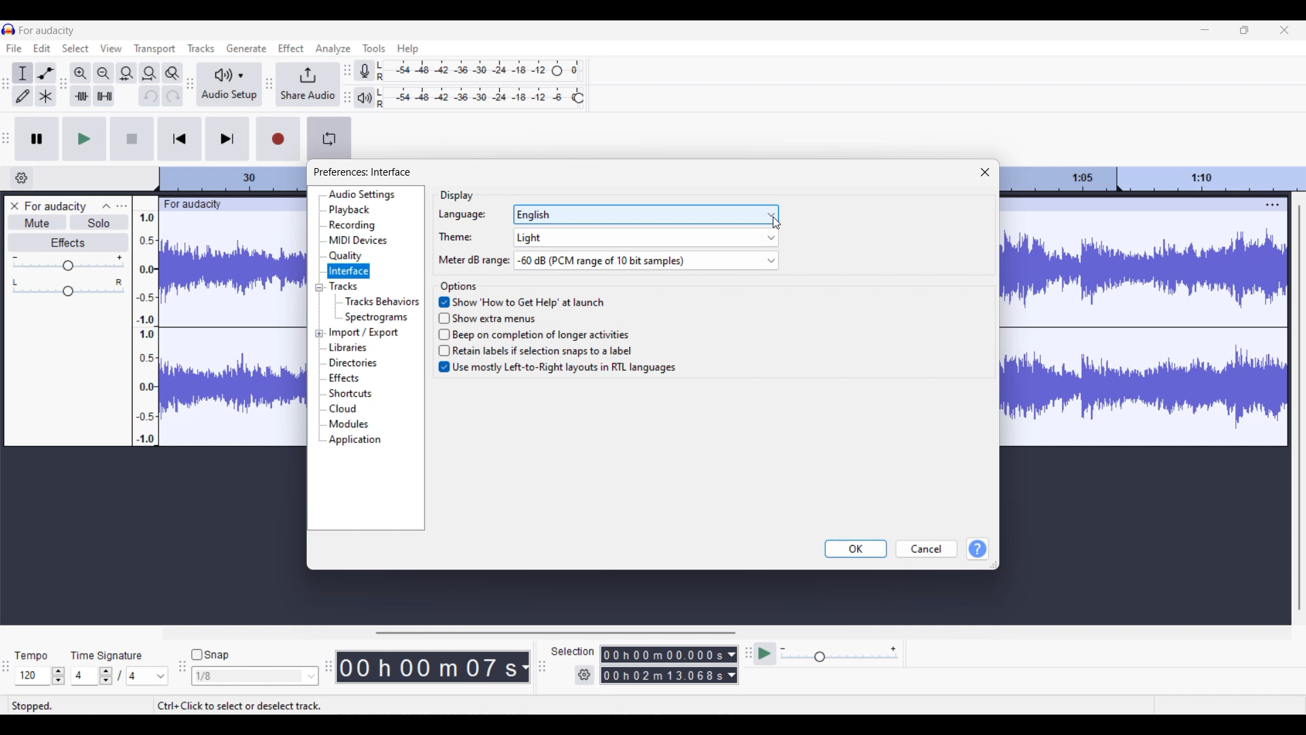  What do you see at coordinates (127, 73) in the screenshot?
I see `Fit selection to width` at bounding box center [127, 73].